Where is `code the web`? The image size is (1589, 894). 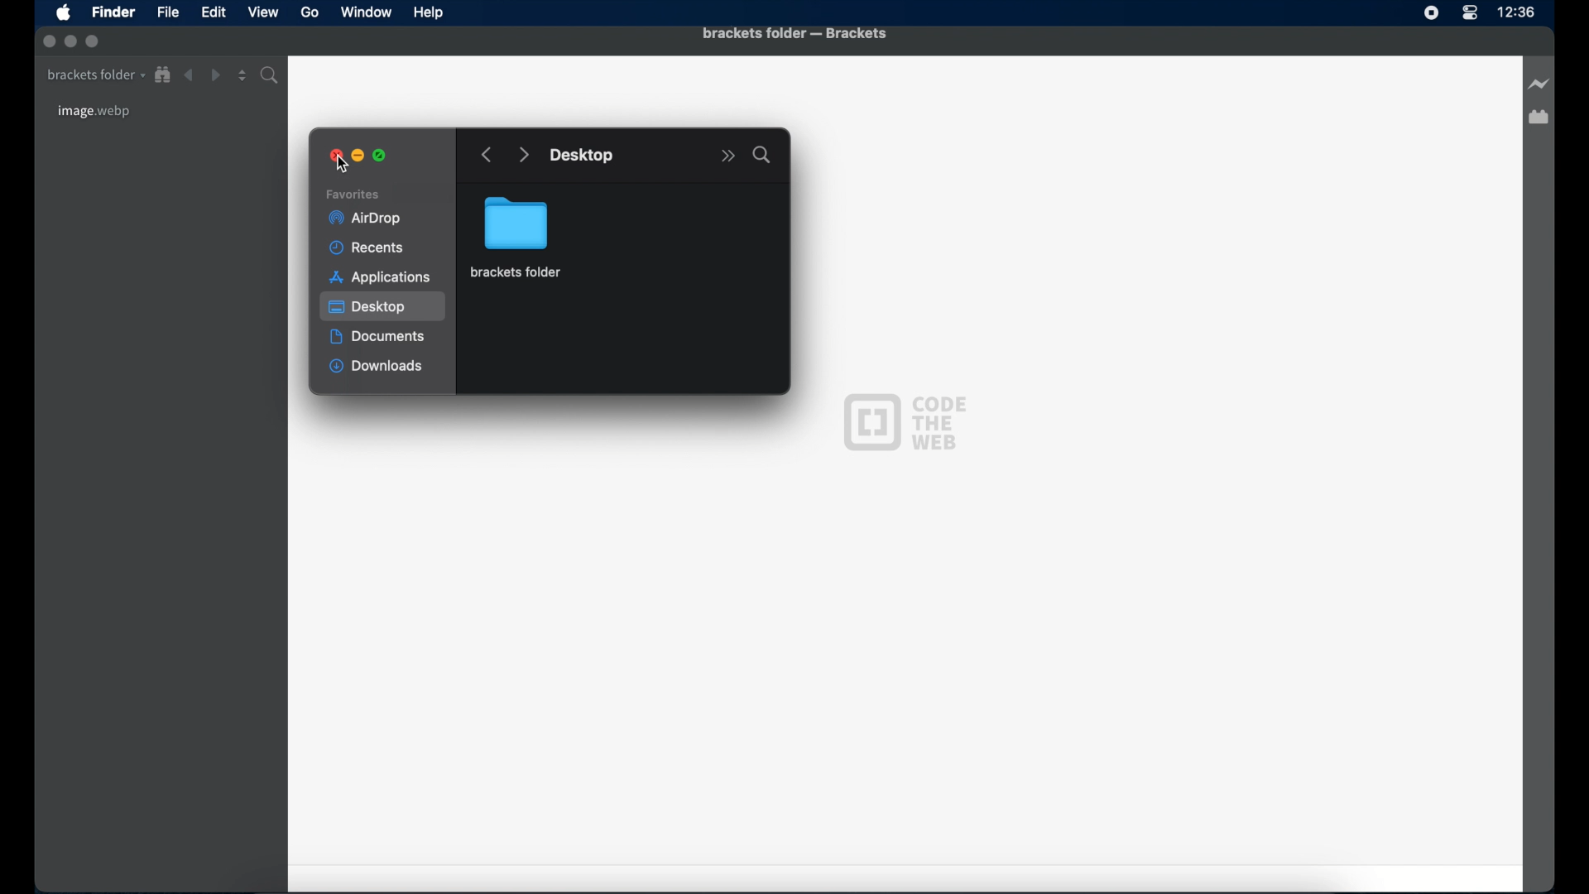 code the web is located at coordinates (905, 421).